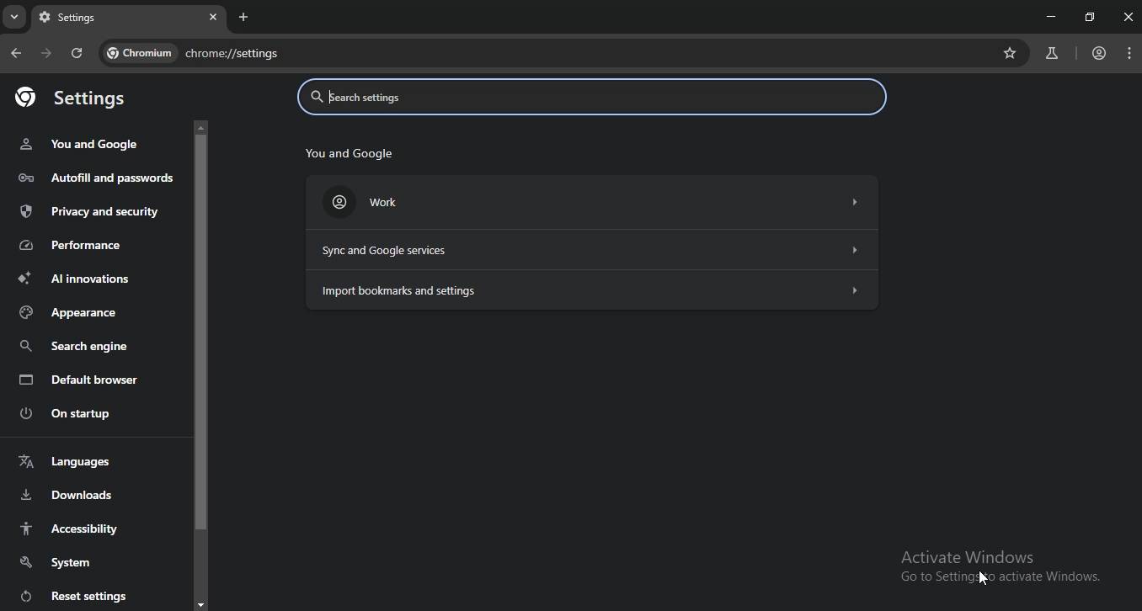 The height and width of the screenshot is (611, 1142). I want to click on cursor, so click(985, 580).